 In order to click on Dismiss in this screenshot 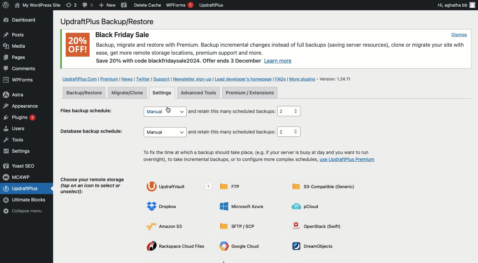, I will do `click(459, 34)`.